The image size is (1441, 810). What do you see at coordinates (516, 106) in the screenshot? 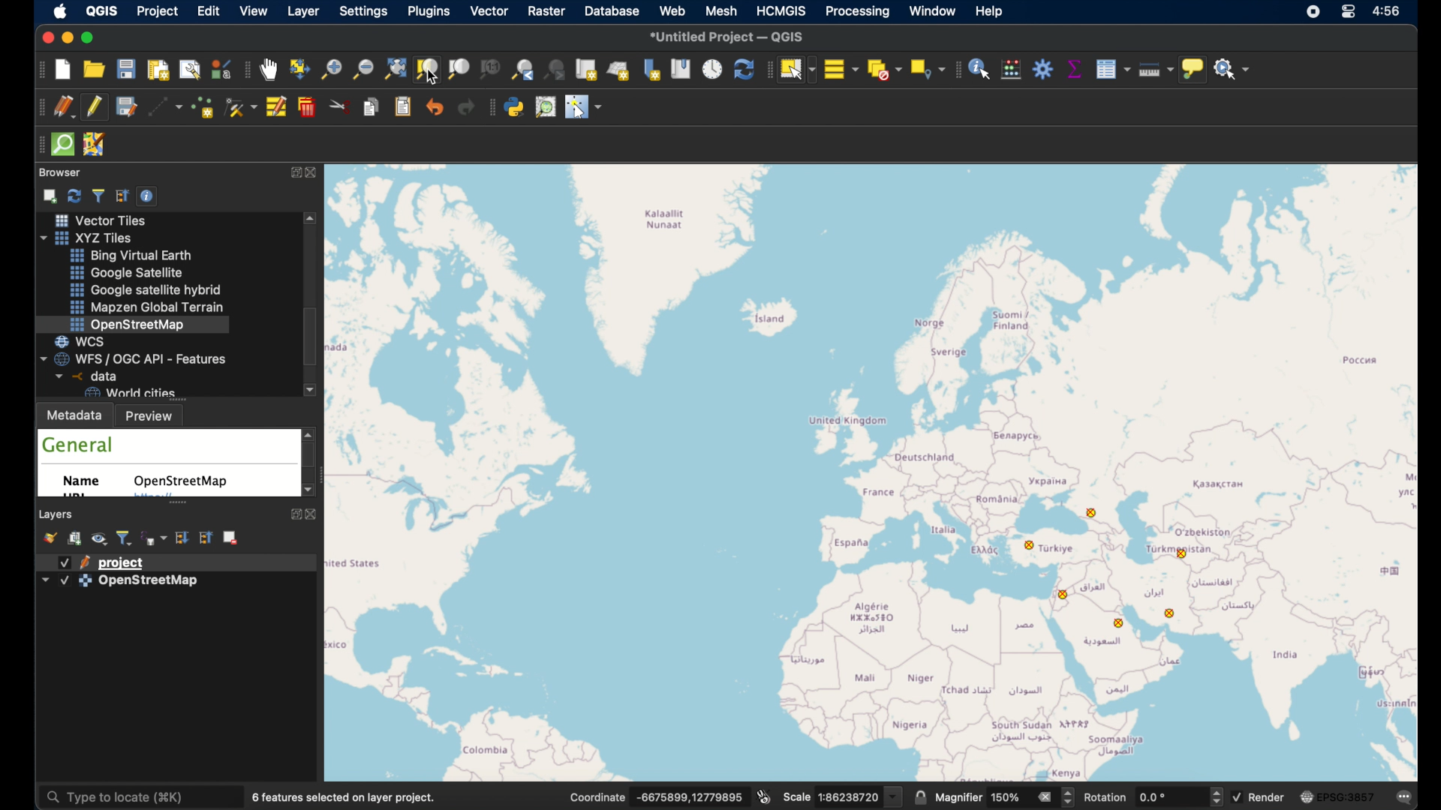
I see `python console` at bounding box center [516, 106].